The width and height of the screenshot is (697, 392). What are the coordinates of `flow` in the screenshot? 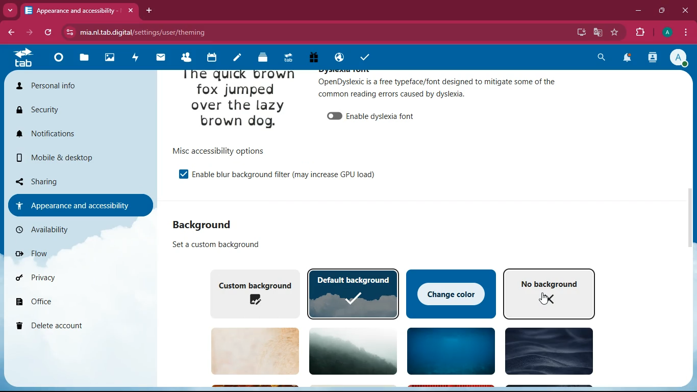 It's located at (73, 253).